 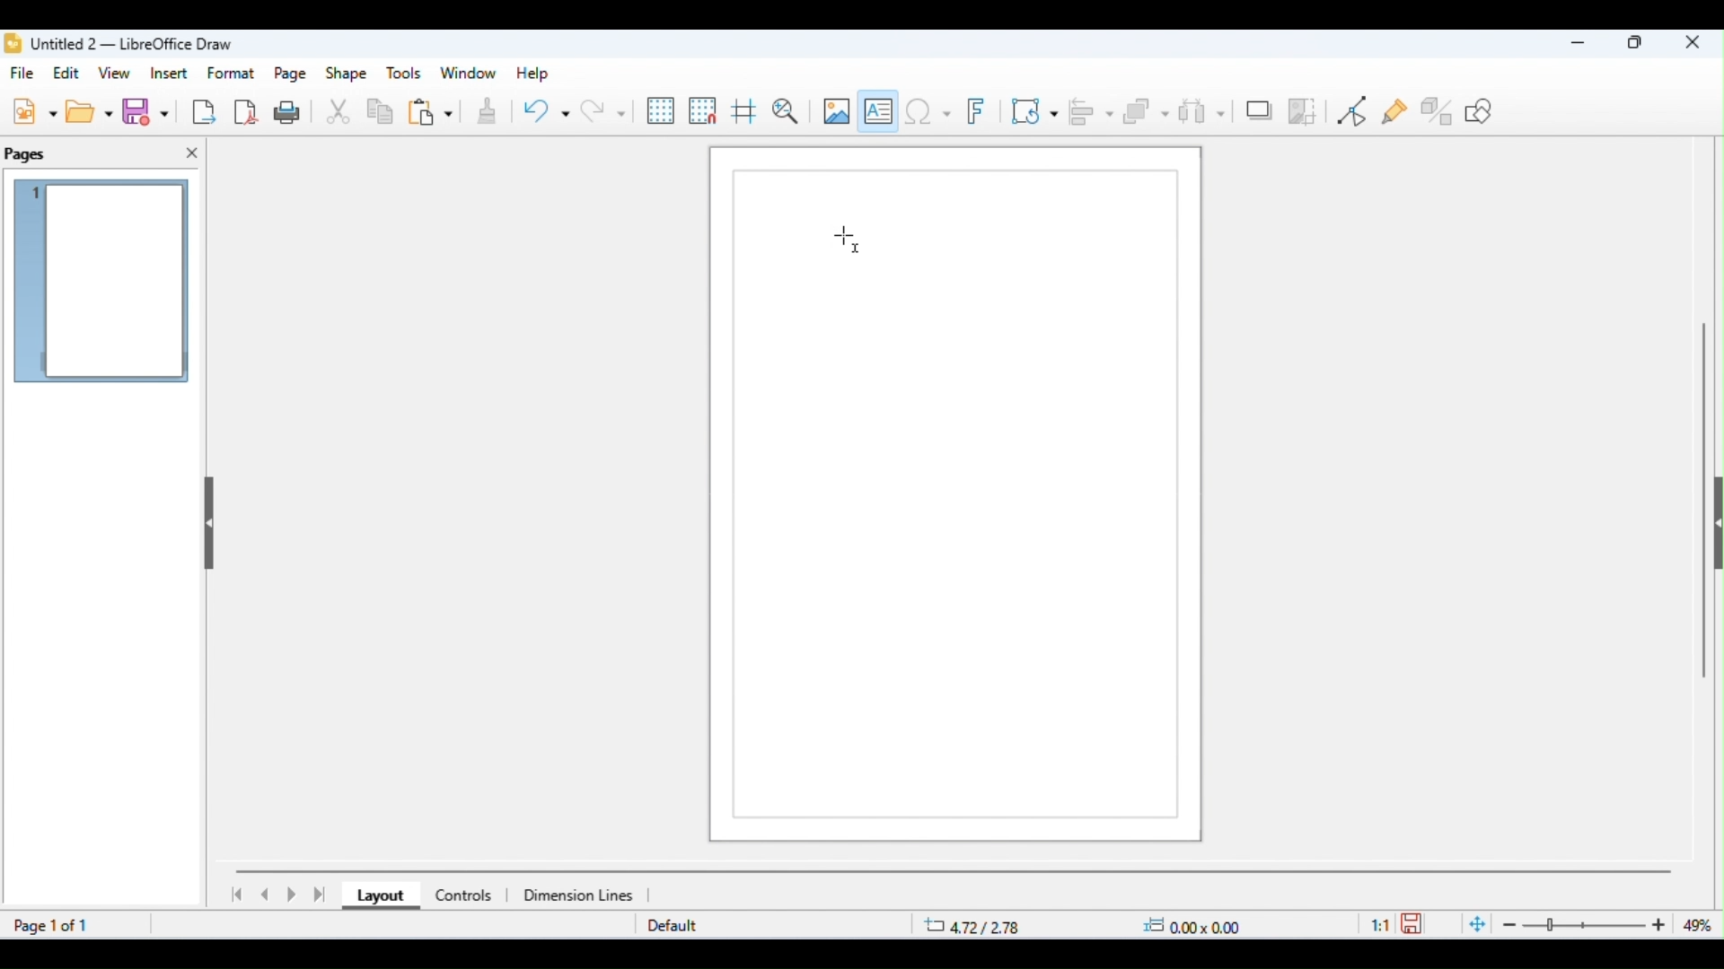 I want to click on cut, so click(x=339, y=113).